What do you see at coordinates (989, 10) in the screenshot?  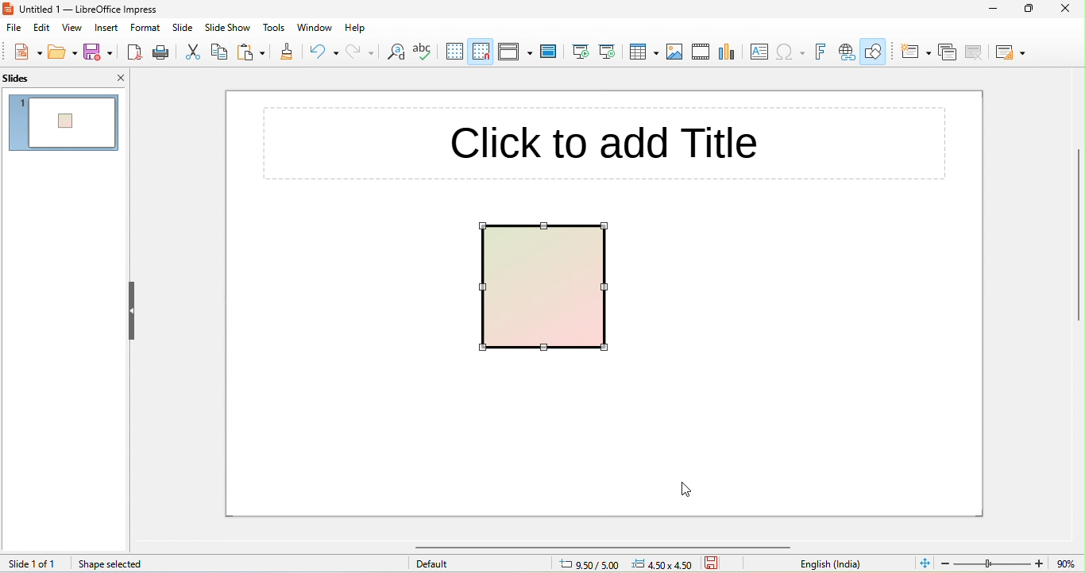 I see `minimize` at bounding box center [989, 10].